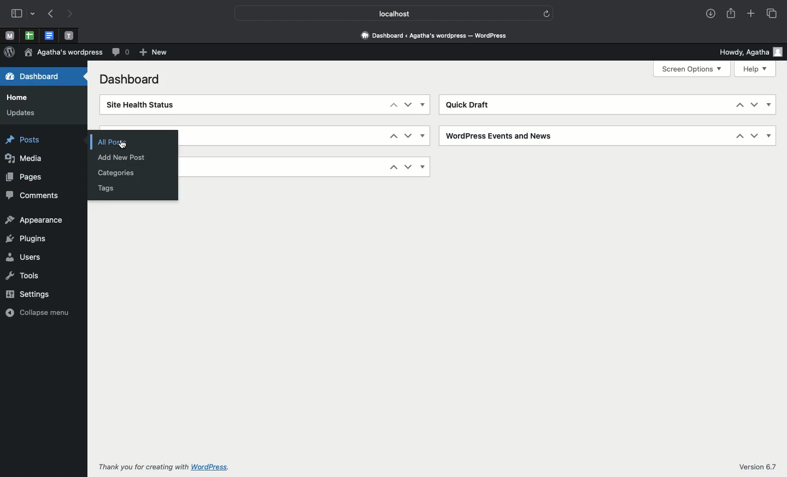 This screenshot has height=477, width=787. What do you see at coordinates (424, 135) in the screenshot?
I see `Show` at bounding box center [424, 135].